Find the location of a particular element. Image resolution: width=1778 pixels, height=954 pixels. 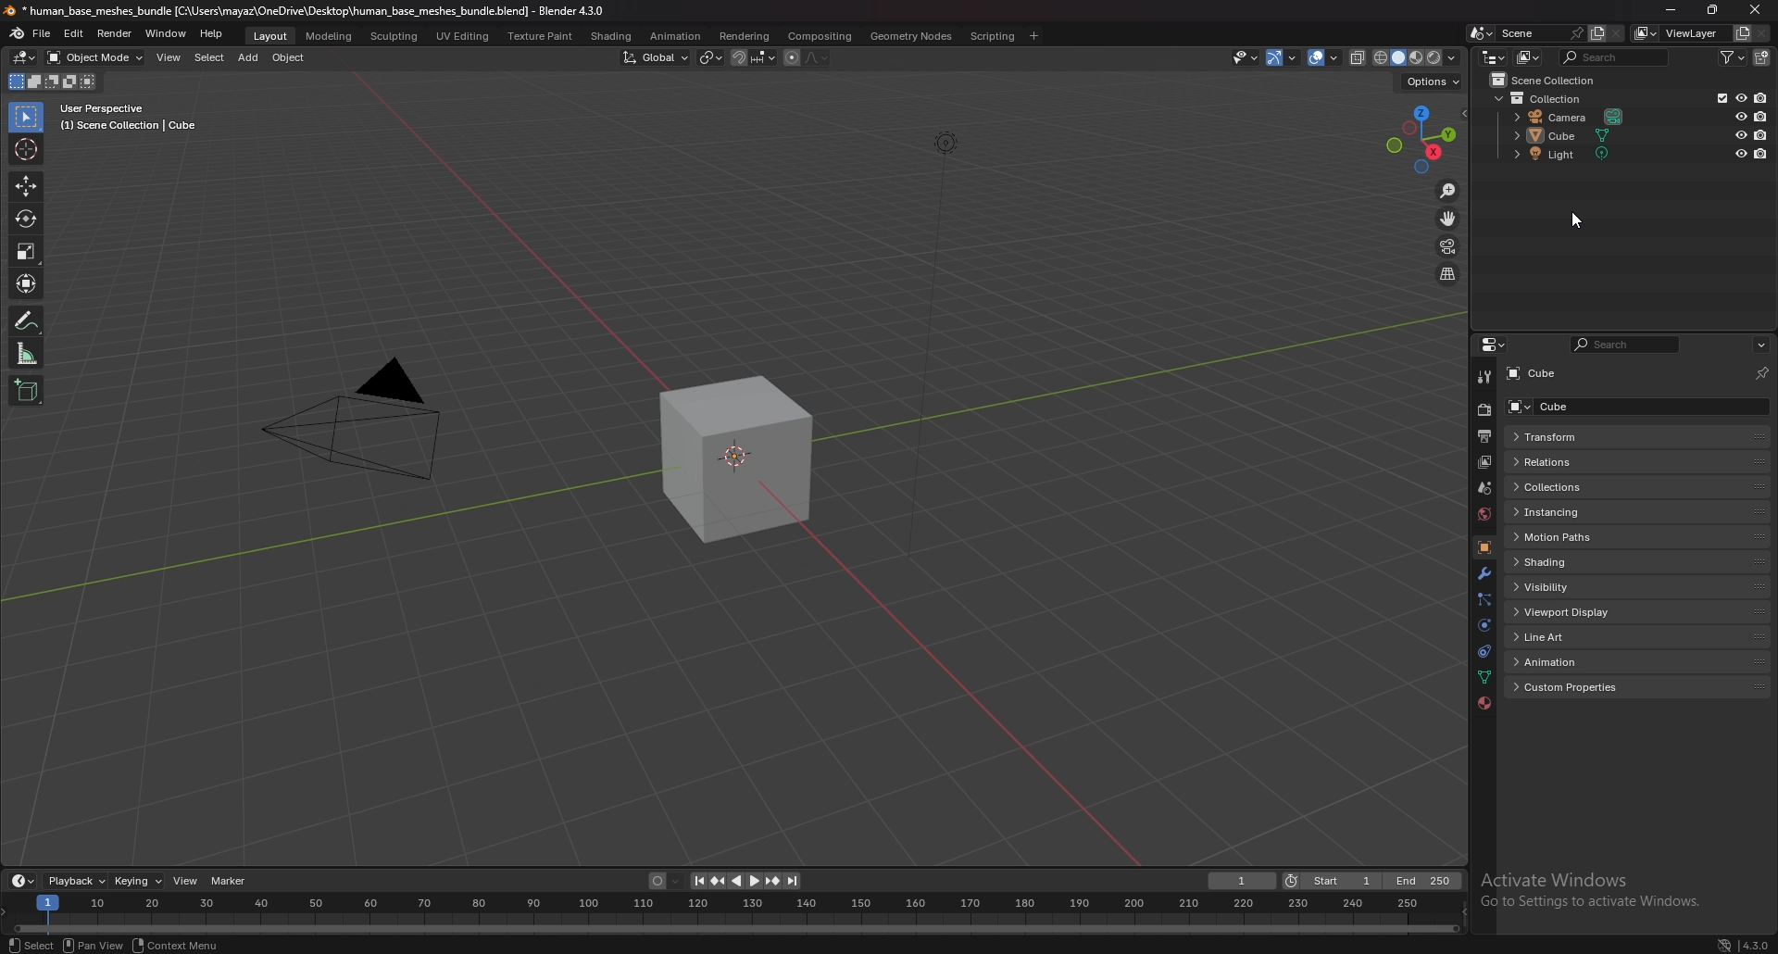

cursor is located at coordinates (1572, 217).